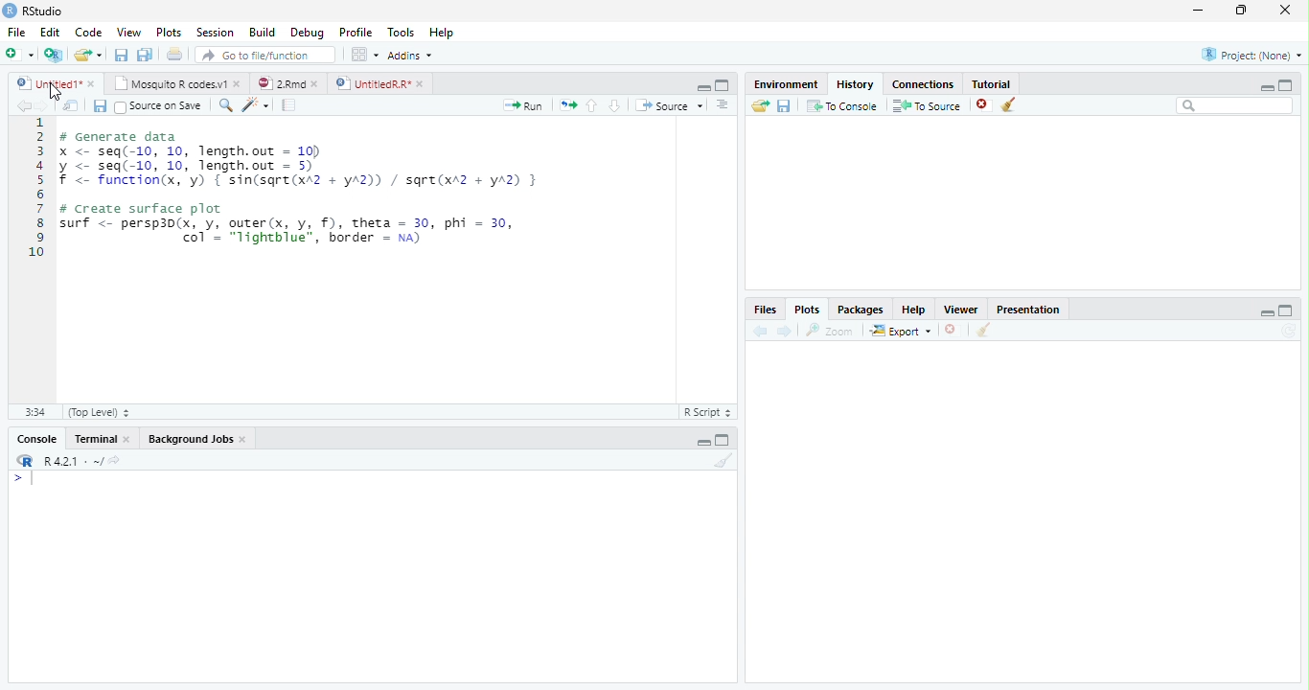  Describe the element at coordinates (127, 439) in the screenshot. I see `Close` at that location.